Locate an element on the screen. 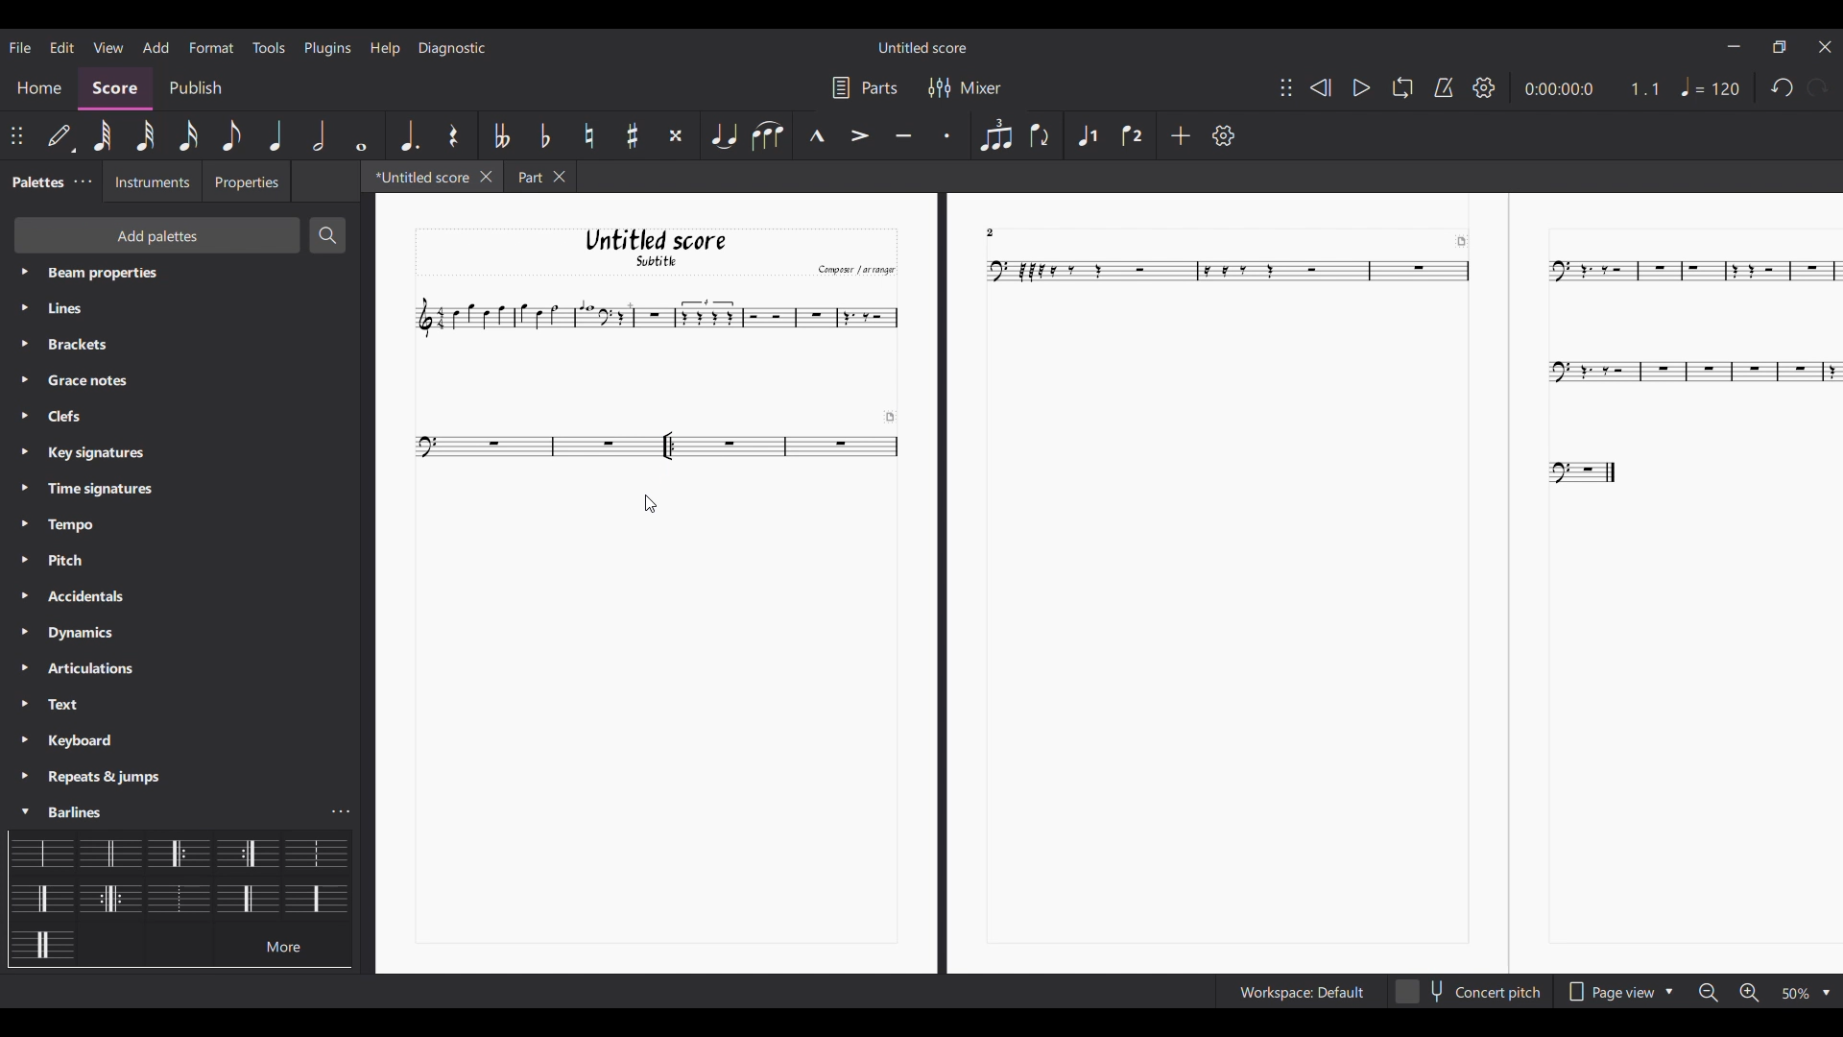 Image resolution: width=1843 pixels, height=1037 pixels. Format menu is located at coordinates (210, 47).